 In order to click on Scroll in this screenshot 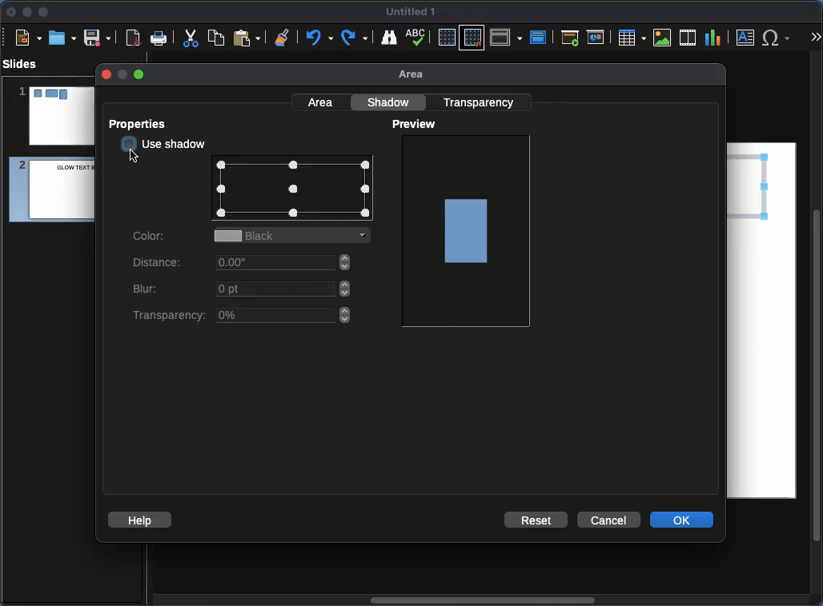, I will do `click(480, 601)`.